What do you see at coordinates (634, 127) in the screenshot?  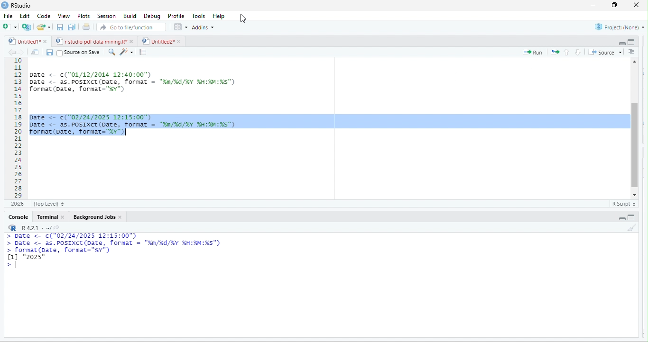 I see `vertical scroll bar` at bounding box center [634, 127].